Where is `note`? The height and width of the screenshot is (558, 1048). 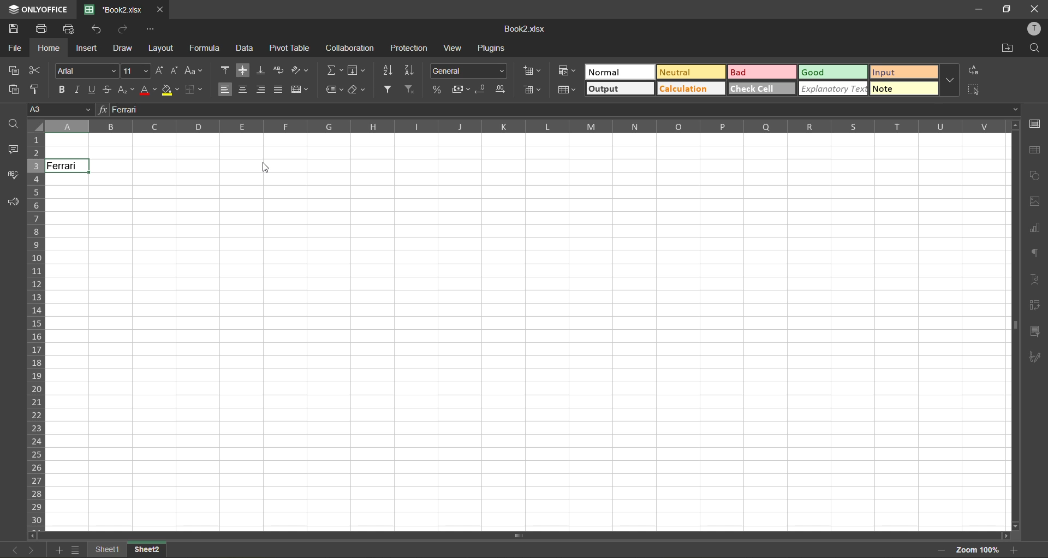
note is located at coordinates (906, 90).